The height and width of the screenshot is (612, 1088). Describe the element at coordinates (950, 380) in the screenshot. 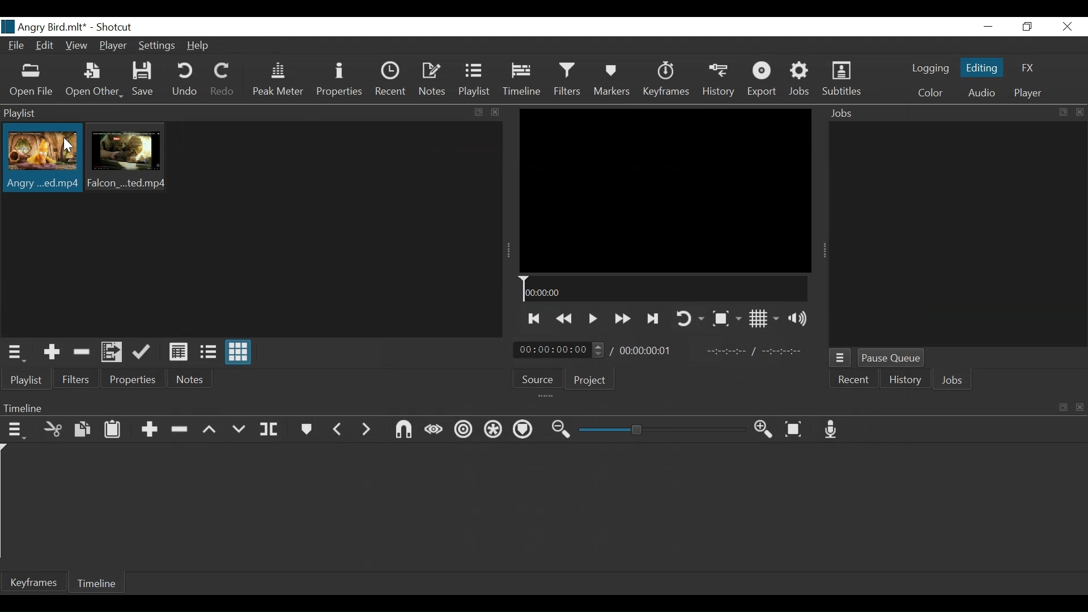

I see `Jobs` at that location.